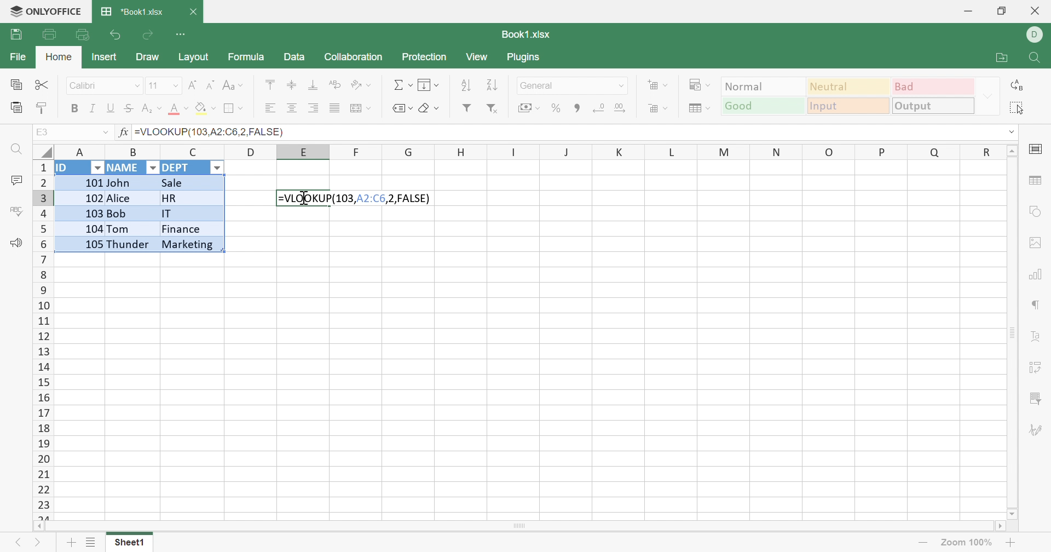 The height and width of the screenshot is (552, 1051). I want to click on Drop Down, so click(137, 84).